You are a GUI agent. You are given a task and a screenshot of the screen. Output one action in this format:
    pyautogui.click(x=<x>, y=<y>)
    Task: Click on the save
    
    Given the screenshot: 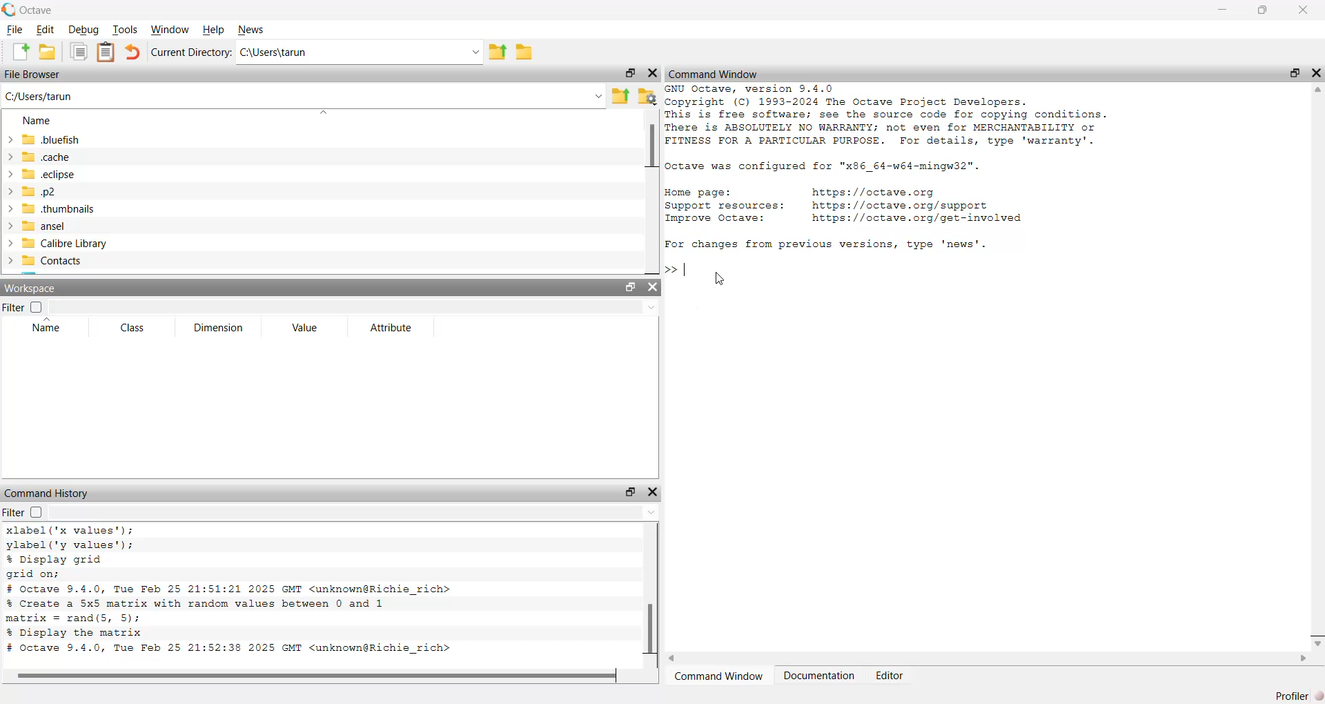 What is the action you would take?
    pyautogui.click(x=47, y=51)
    